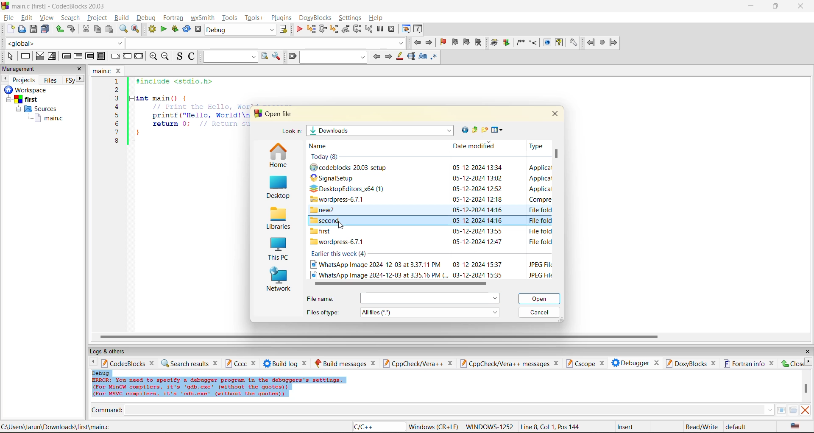 The height and width of the screenshot is (433, 814). What do you see at coordinates (52, 56) in the screenshot?
I see `selection` at bounding box center [52, 56].